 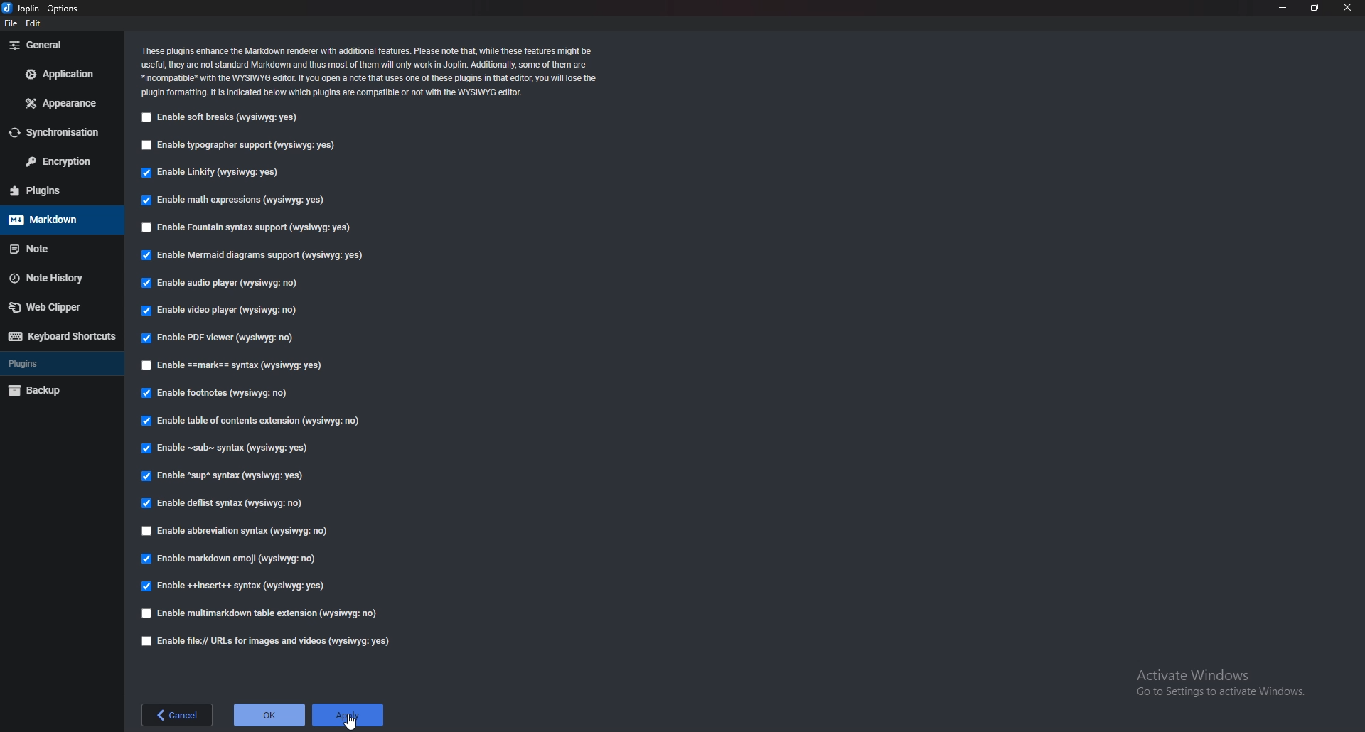 I want to click on ok, so click(x=270, y=714).